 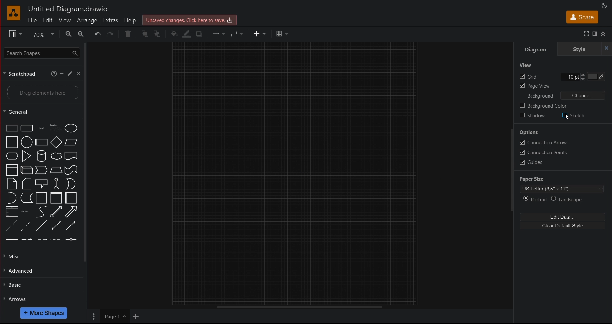 What do you see at coordinates (41, 241) in the screenshot?
I see `connector with 2 label` at bounding box center [41, 241].